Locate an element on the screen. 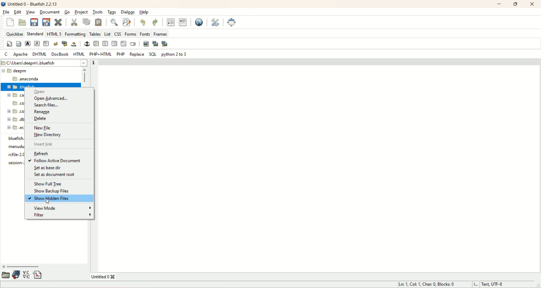  new directory is located at coordinates (47, 135).